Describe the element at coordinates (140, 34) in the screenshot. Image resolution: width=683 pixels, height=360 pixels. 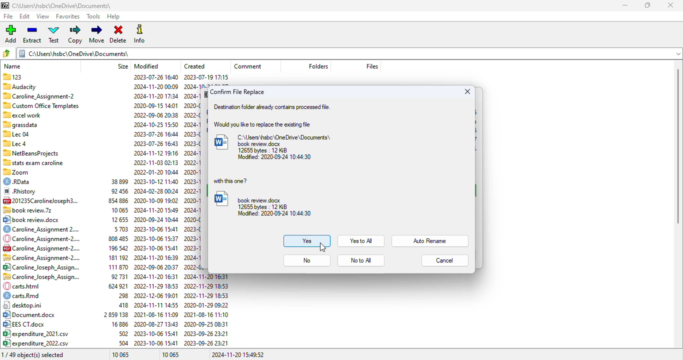
I see `info` at that location.